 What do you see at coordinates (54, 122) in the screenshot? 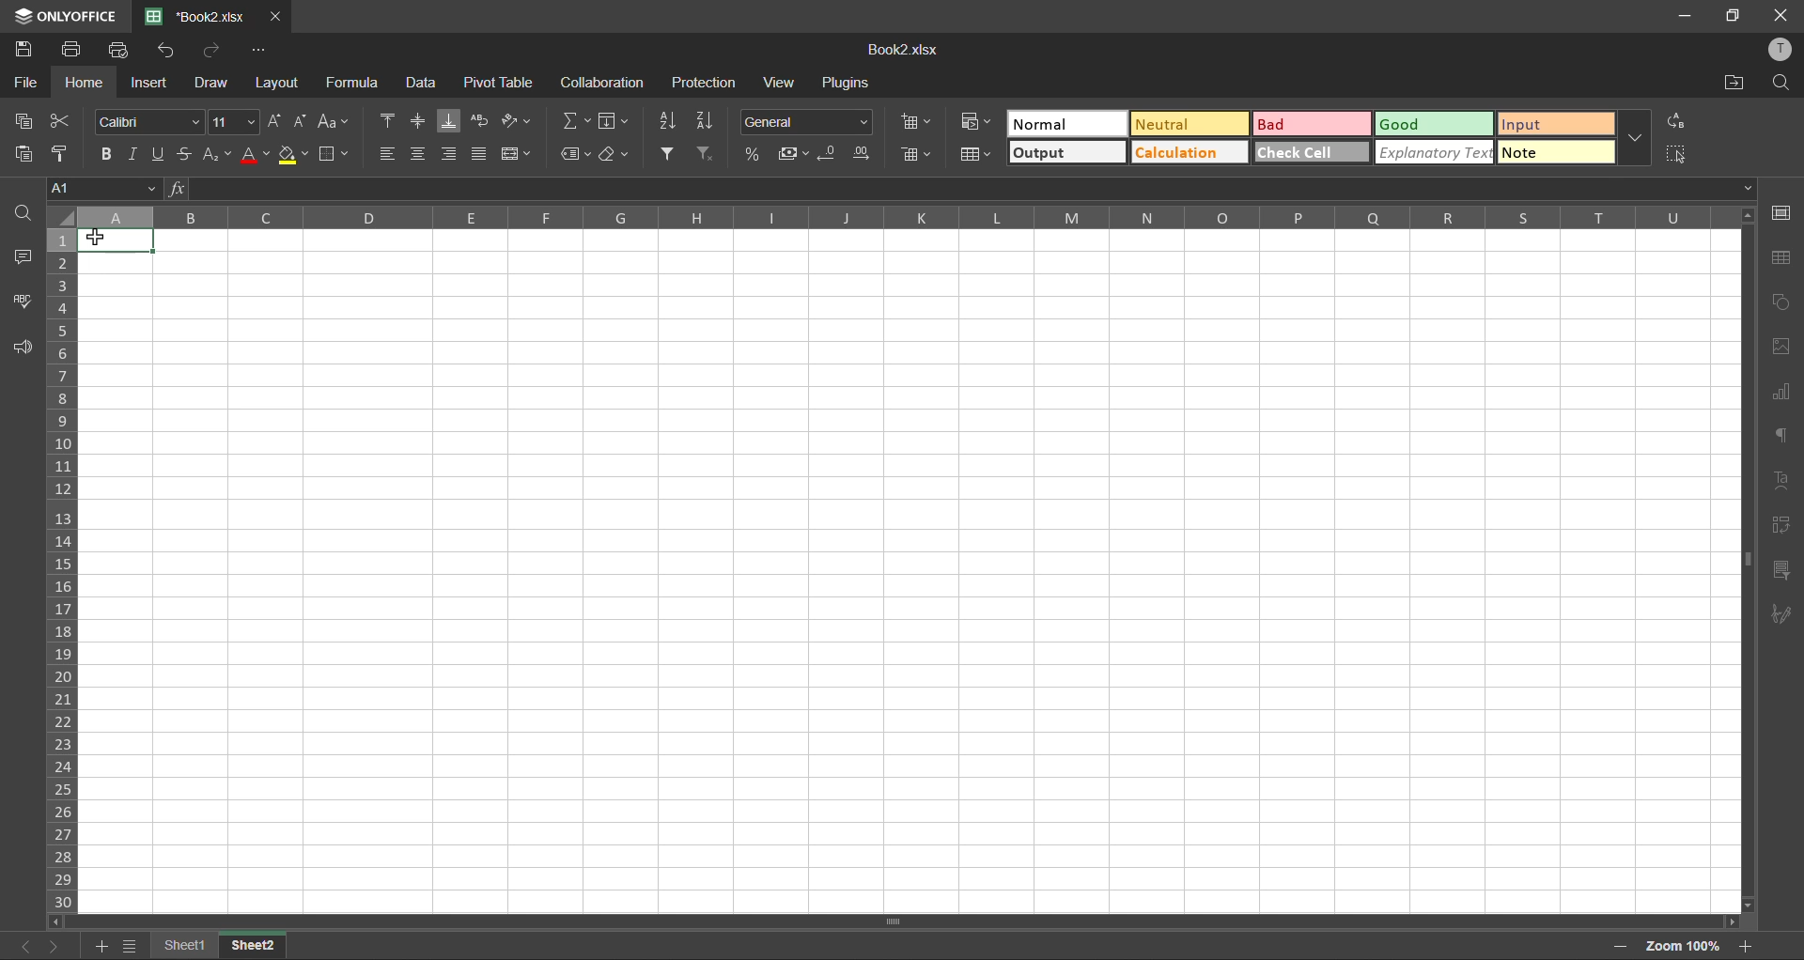
I see `cut` at bounding box center [54, 122].